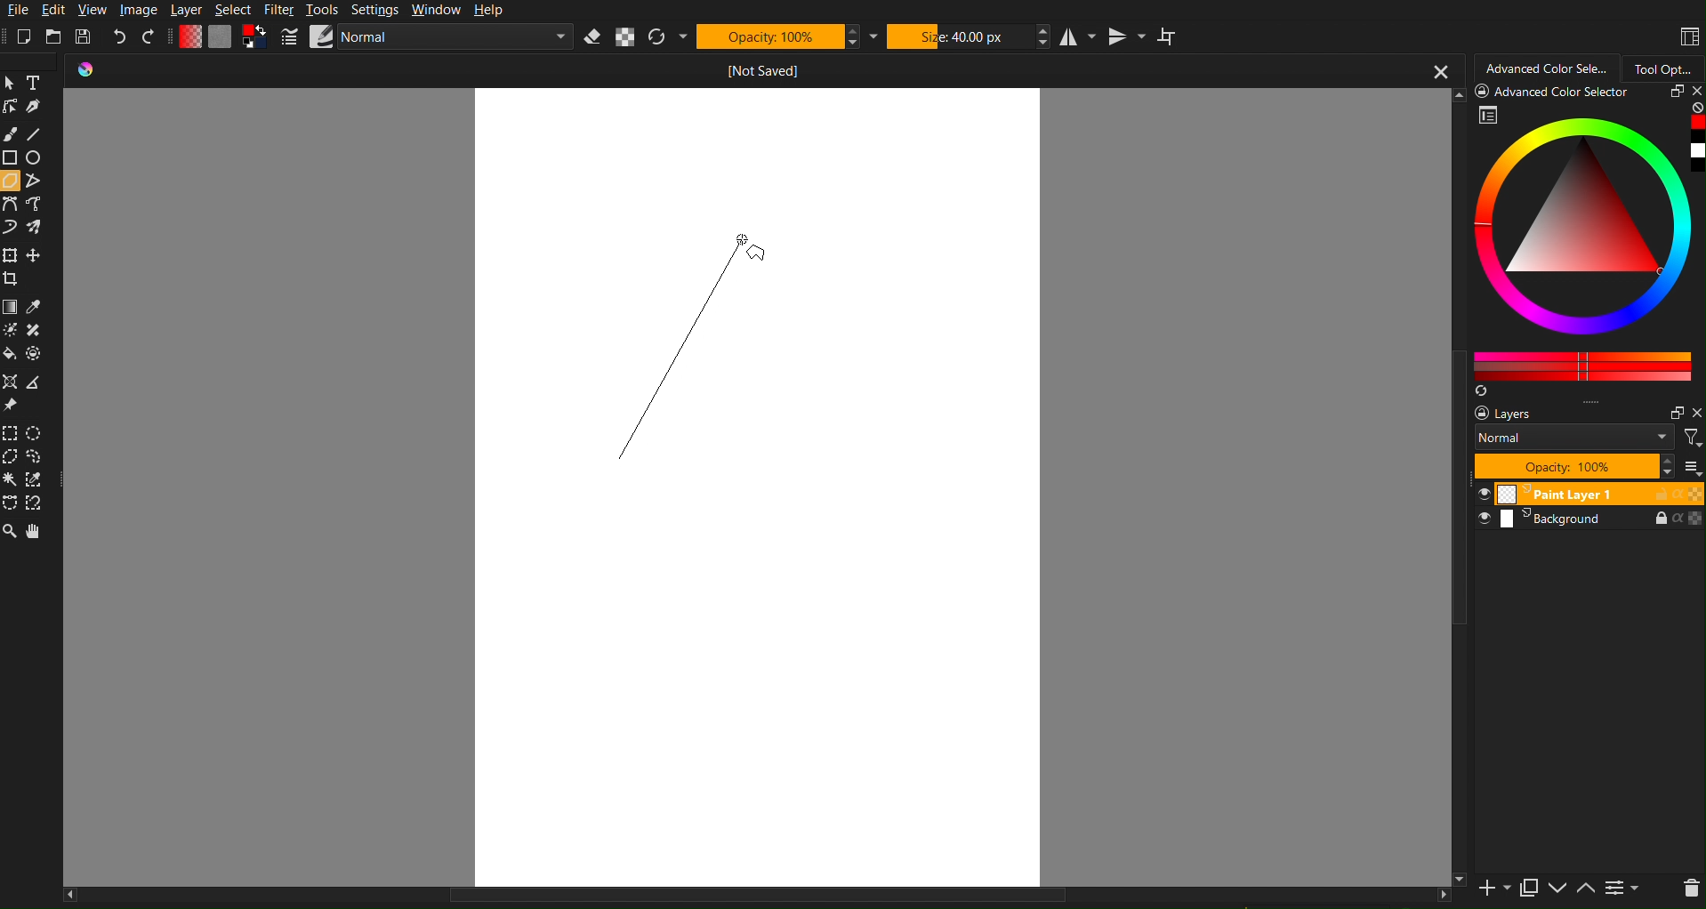  Describe the element at coordinates (1667, 66) in the screenshot. I see `Tool Options` at that location.